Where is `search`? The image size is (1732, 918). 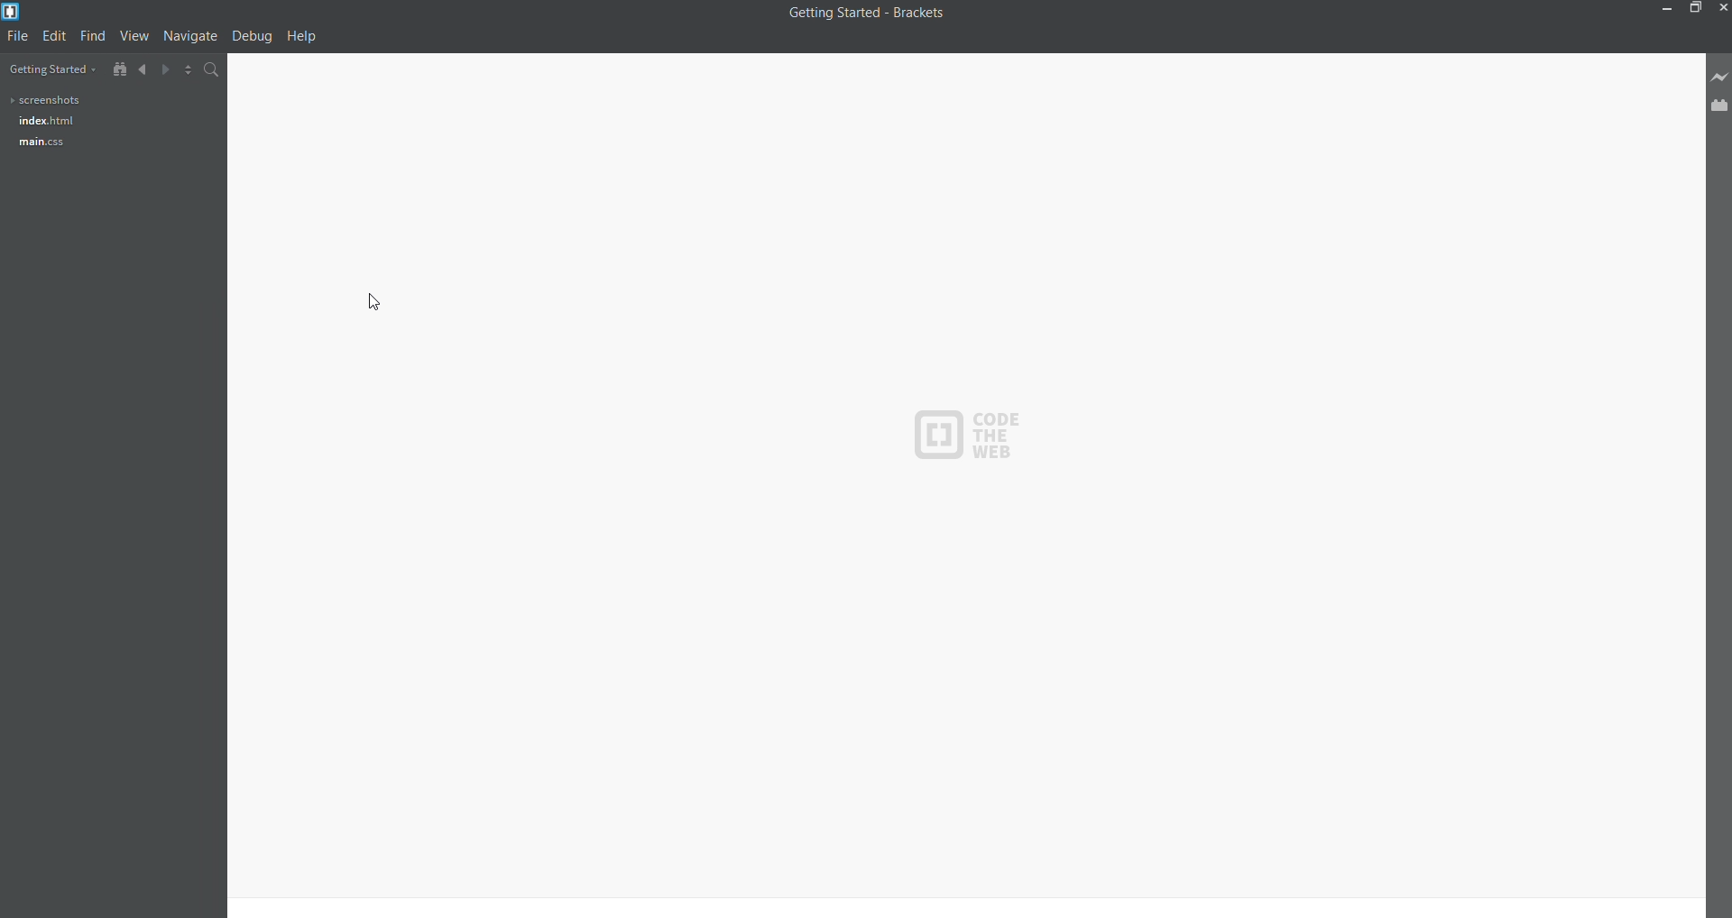 search is located at coordinates (210, 70).